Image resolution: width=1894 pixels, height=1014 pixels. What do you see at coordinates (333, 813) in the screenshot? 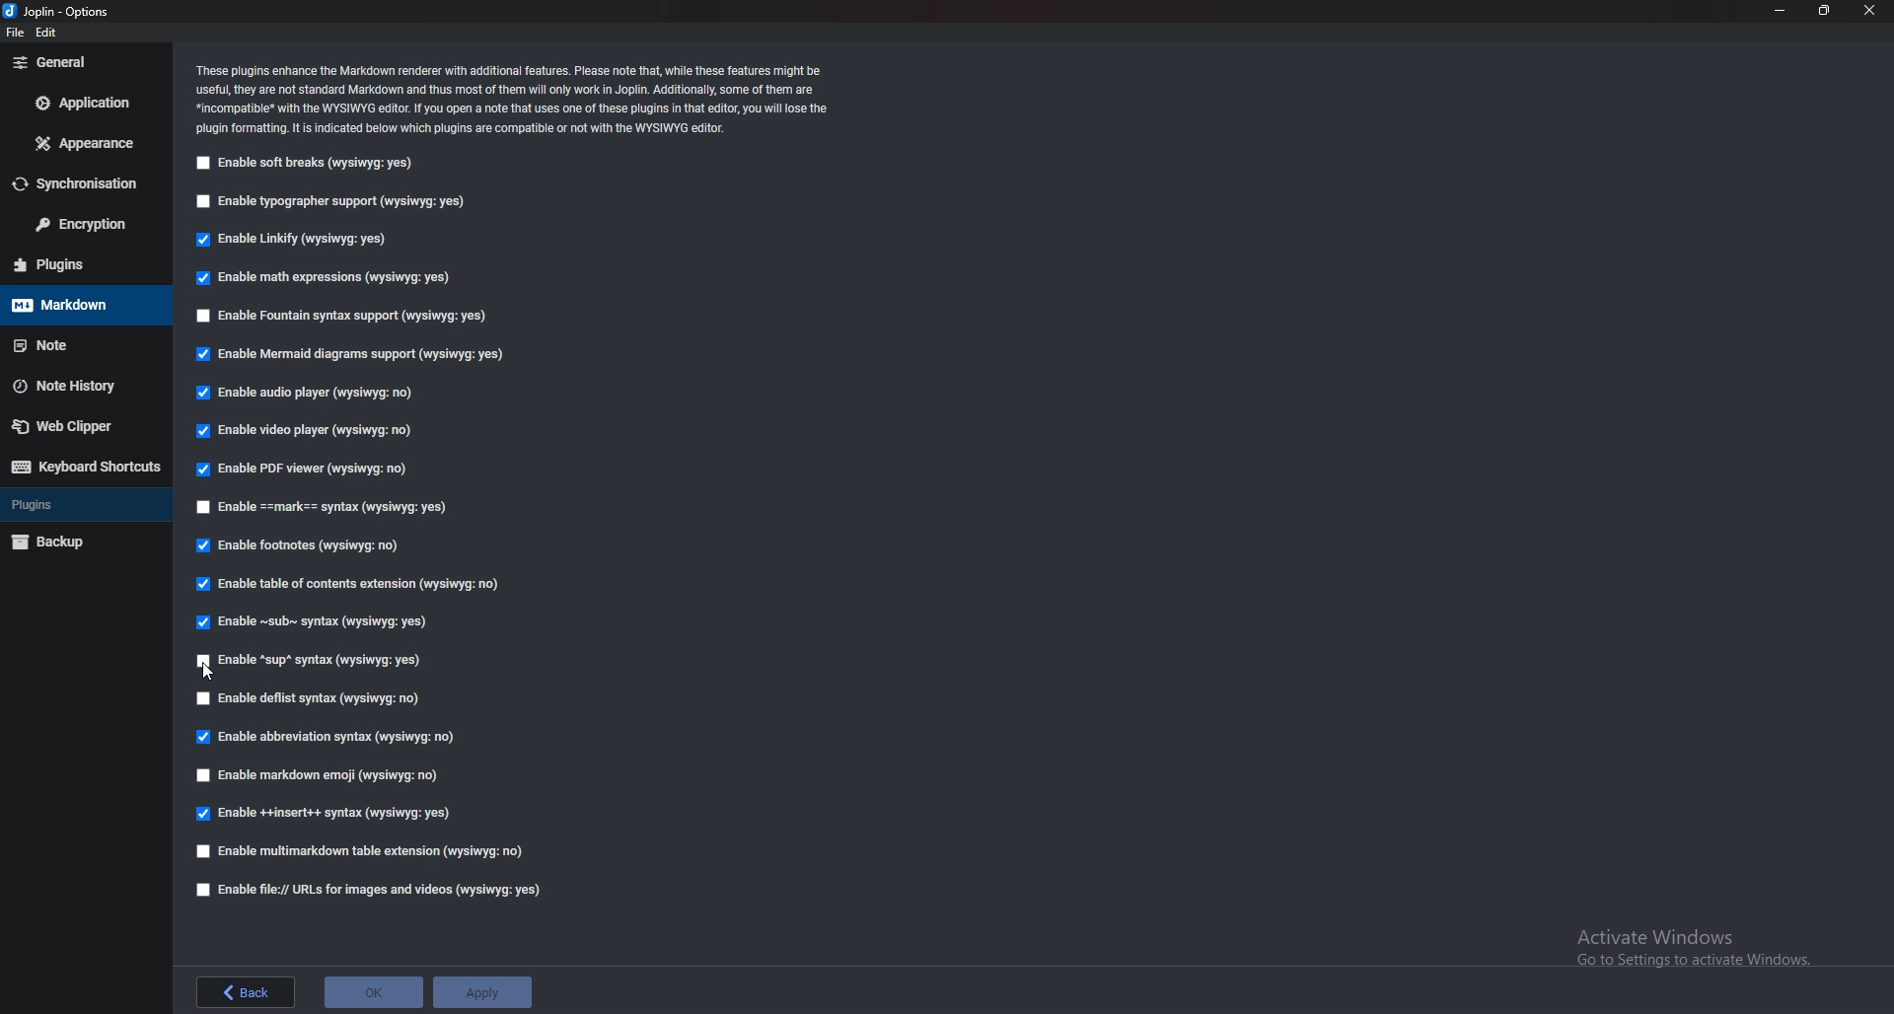
I see `Enable insert syntax` at bounding box center [333, 813].